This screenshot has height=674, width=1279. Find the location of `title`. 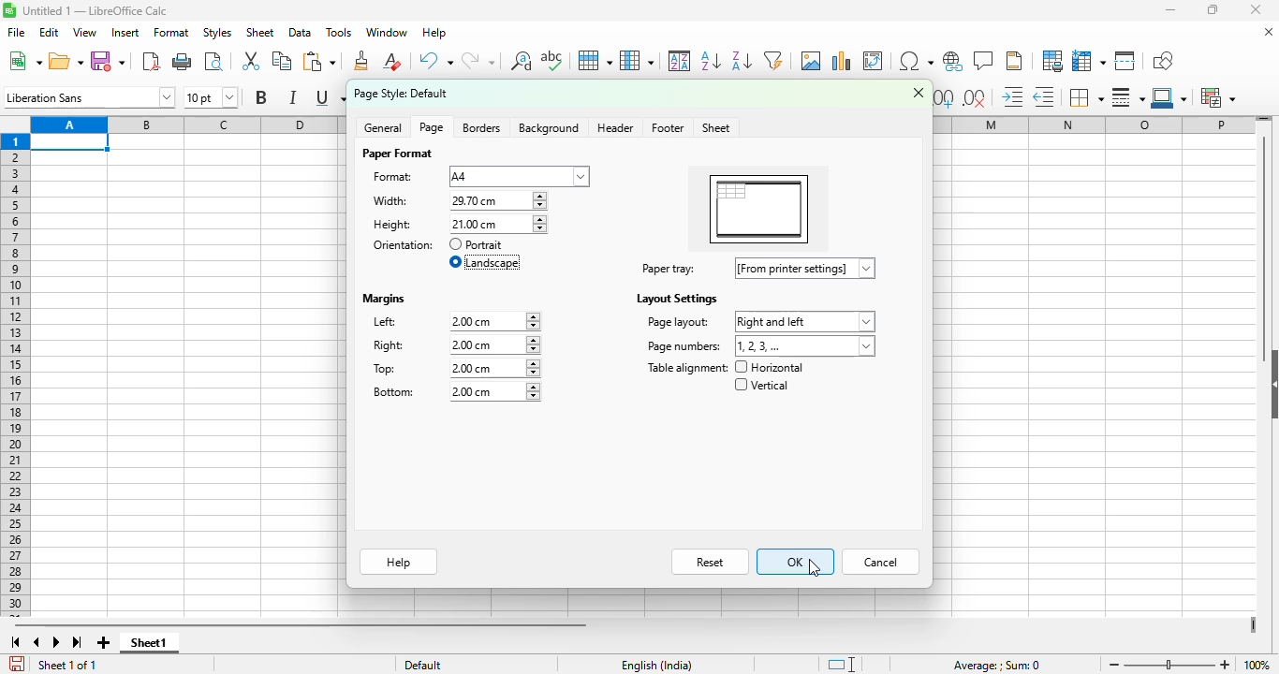

title is located at coordinates (96, 10).